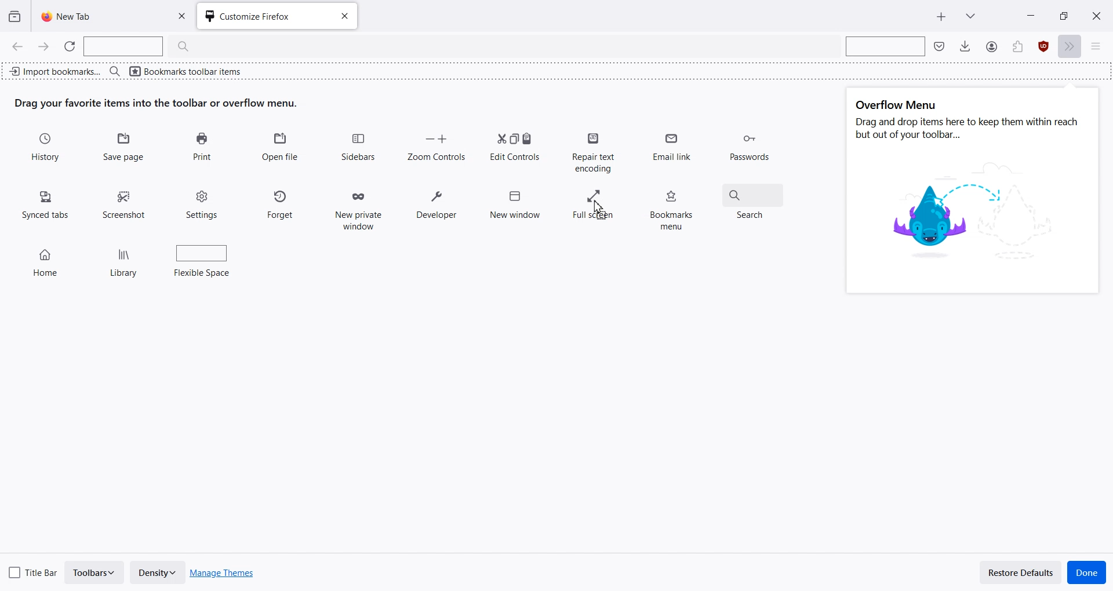 This screenshot has height=591, width=1113. Describe the element at coordinates (157, 103) in the screenshot. I see `Text` at that location.